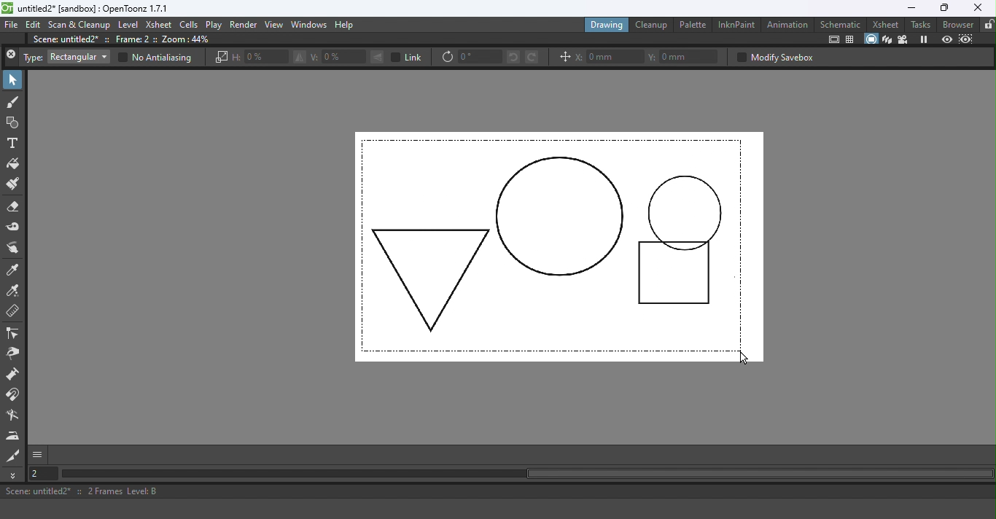 This screenshot has width=996, height=519. What do you see at coordinates (79, 26) in the screenshot?
I see `Scan & Cleanup` at bounding box center [79, 26].